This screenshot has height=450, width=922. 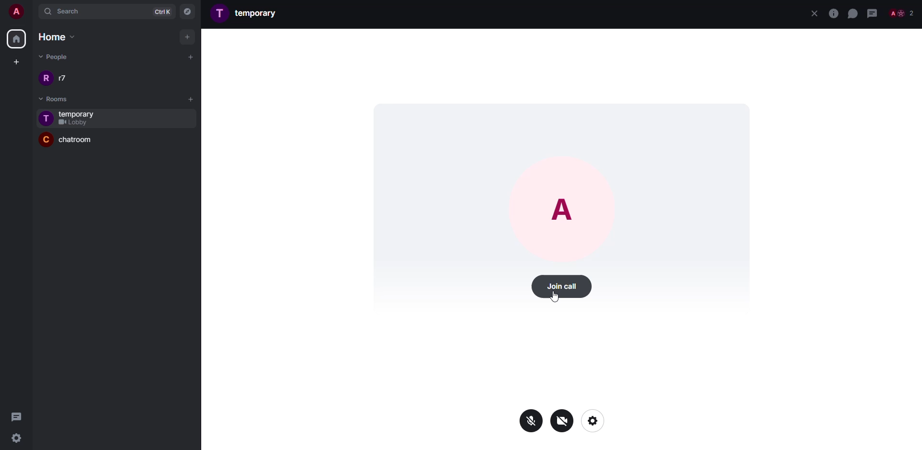 I want to click on account, so click(x=17, y=13).